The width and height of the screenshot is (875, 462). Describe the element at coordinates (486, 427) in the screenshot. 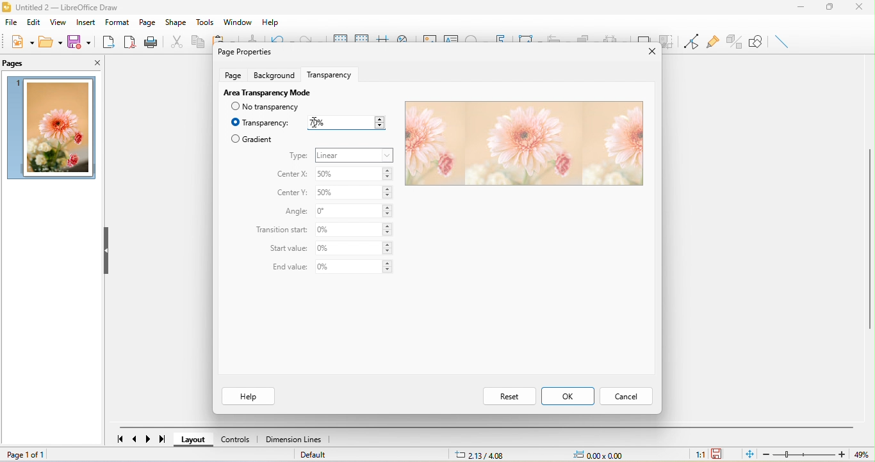

I see `horizontal scroll bar` at that location.